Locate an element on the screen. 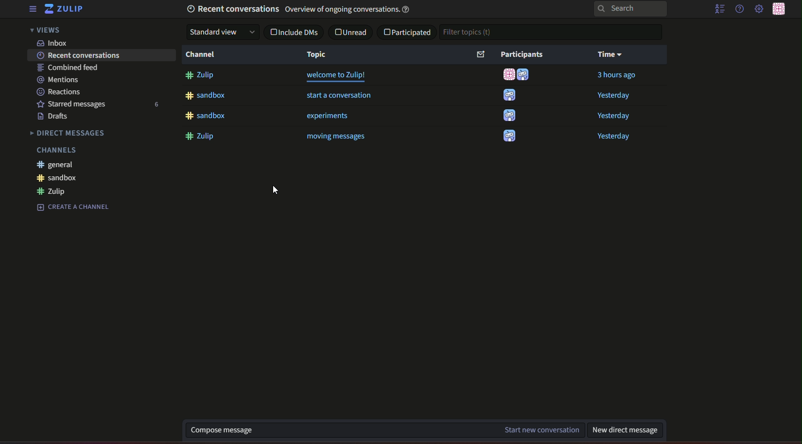  icon is located at coordinates (509, 95).